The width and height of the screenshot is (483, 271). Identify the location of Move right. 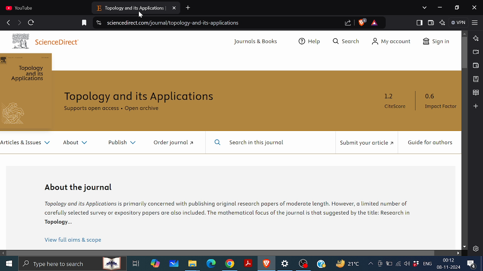
(458, 253).